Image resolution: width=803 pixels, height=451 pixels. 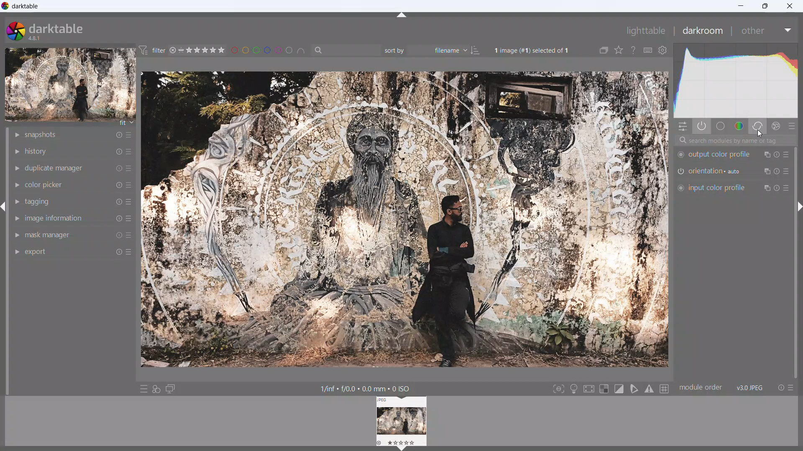 I want to click on presets, so click(x=793, y=388).